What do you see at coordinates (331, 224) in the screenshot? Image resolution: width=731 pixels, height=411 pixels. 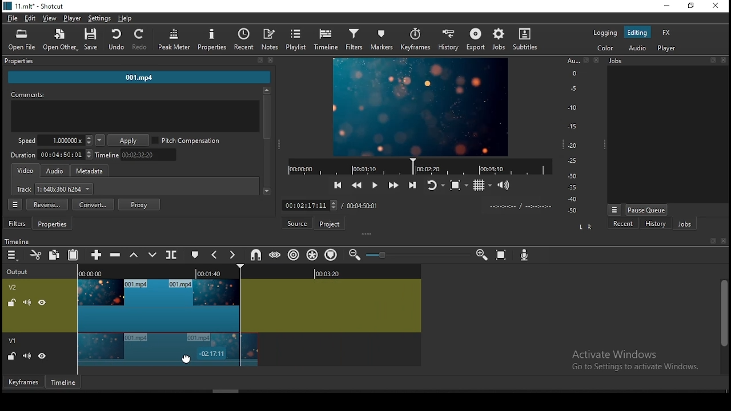 I see `project` at bounding box center [331, 224].